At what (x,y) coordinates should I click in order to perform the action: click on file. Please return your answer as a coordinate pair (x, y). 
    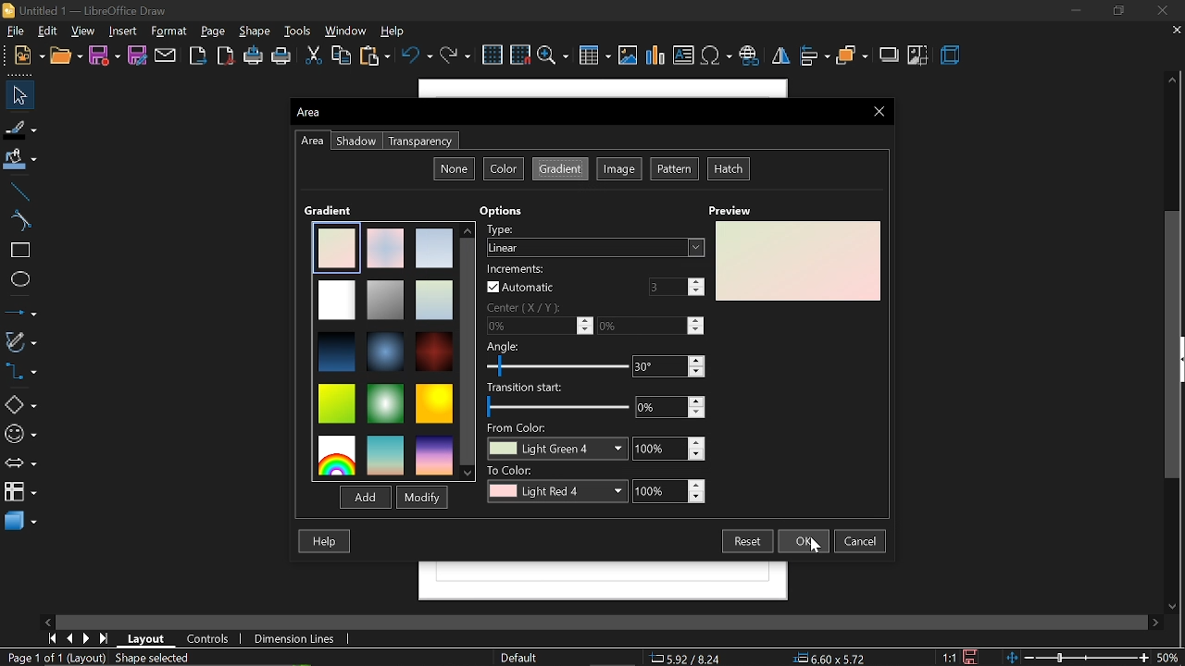
    Looking at the image, I should click on (13, 31).